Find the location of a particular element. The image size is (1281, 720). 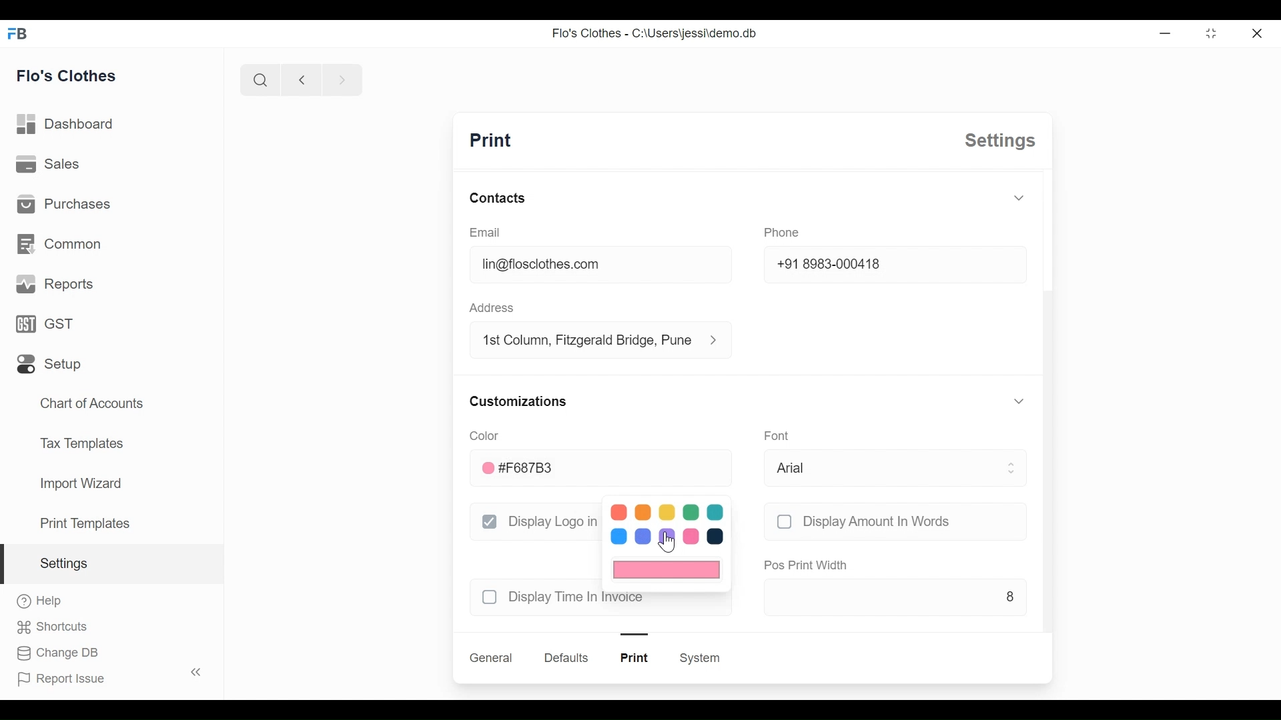

flo's clothes is located at coordinates (67, 75).